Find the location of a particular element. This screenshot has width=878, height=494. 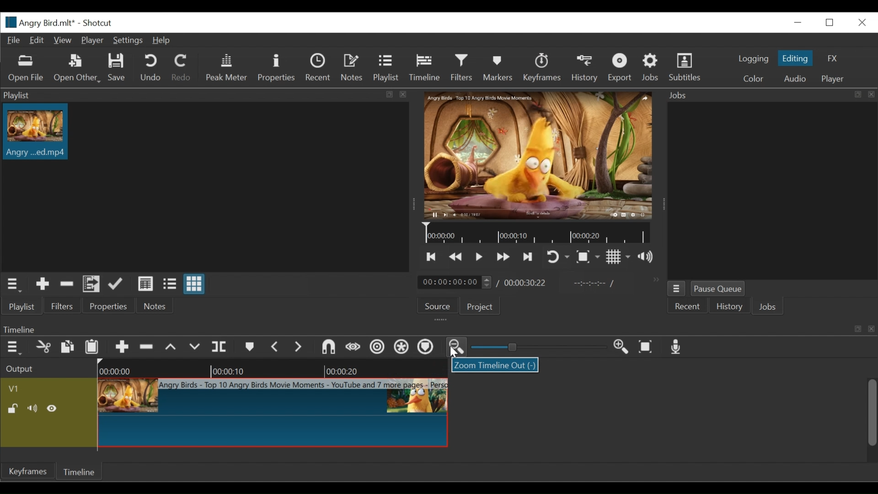

vertical scroll bar is located at coordinates (867, 422).